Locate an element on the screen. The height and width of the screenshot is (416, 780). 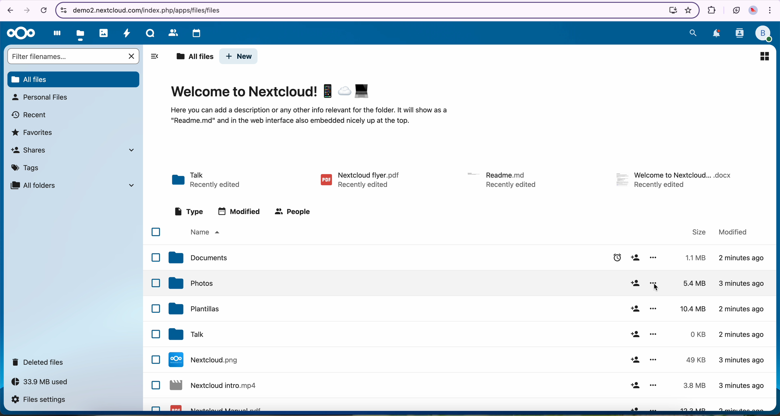
photos is located at coordinates (104, 33).